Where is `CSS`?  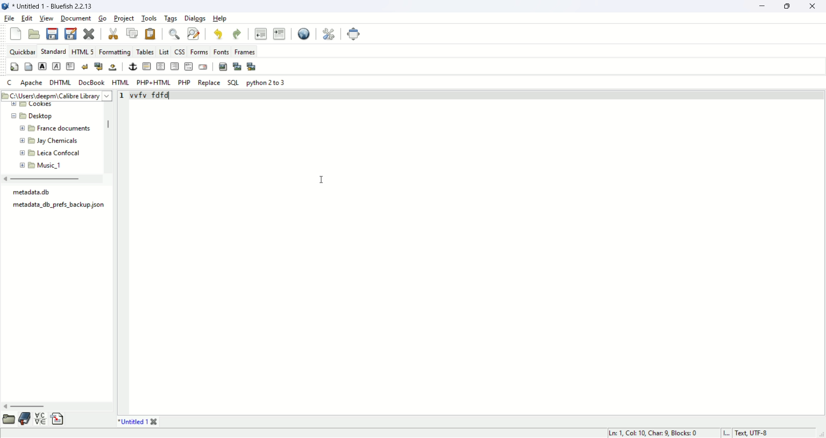
CSS is located at coordinates (180, 51).